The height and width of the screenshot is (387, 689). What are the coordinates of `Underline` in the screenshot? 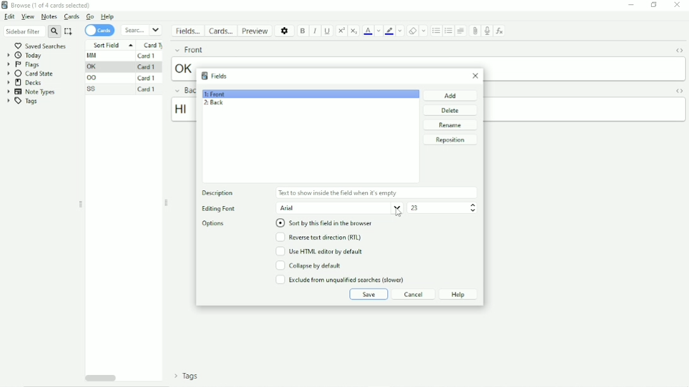 It's located at (328, 30).